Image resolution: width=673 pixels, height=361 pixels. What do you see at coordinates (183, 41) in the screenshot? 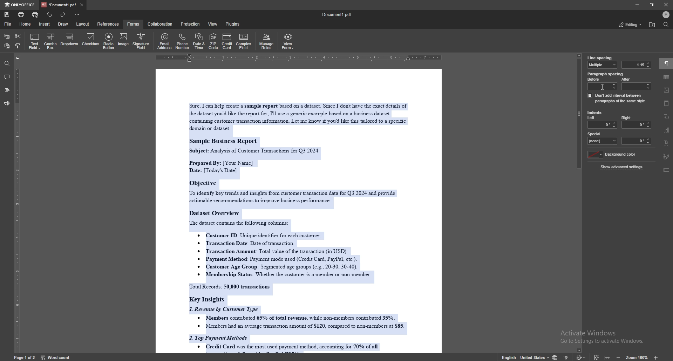
I see `phone number` at bounding box center [183, 41].